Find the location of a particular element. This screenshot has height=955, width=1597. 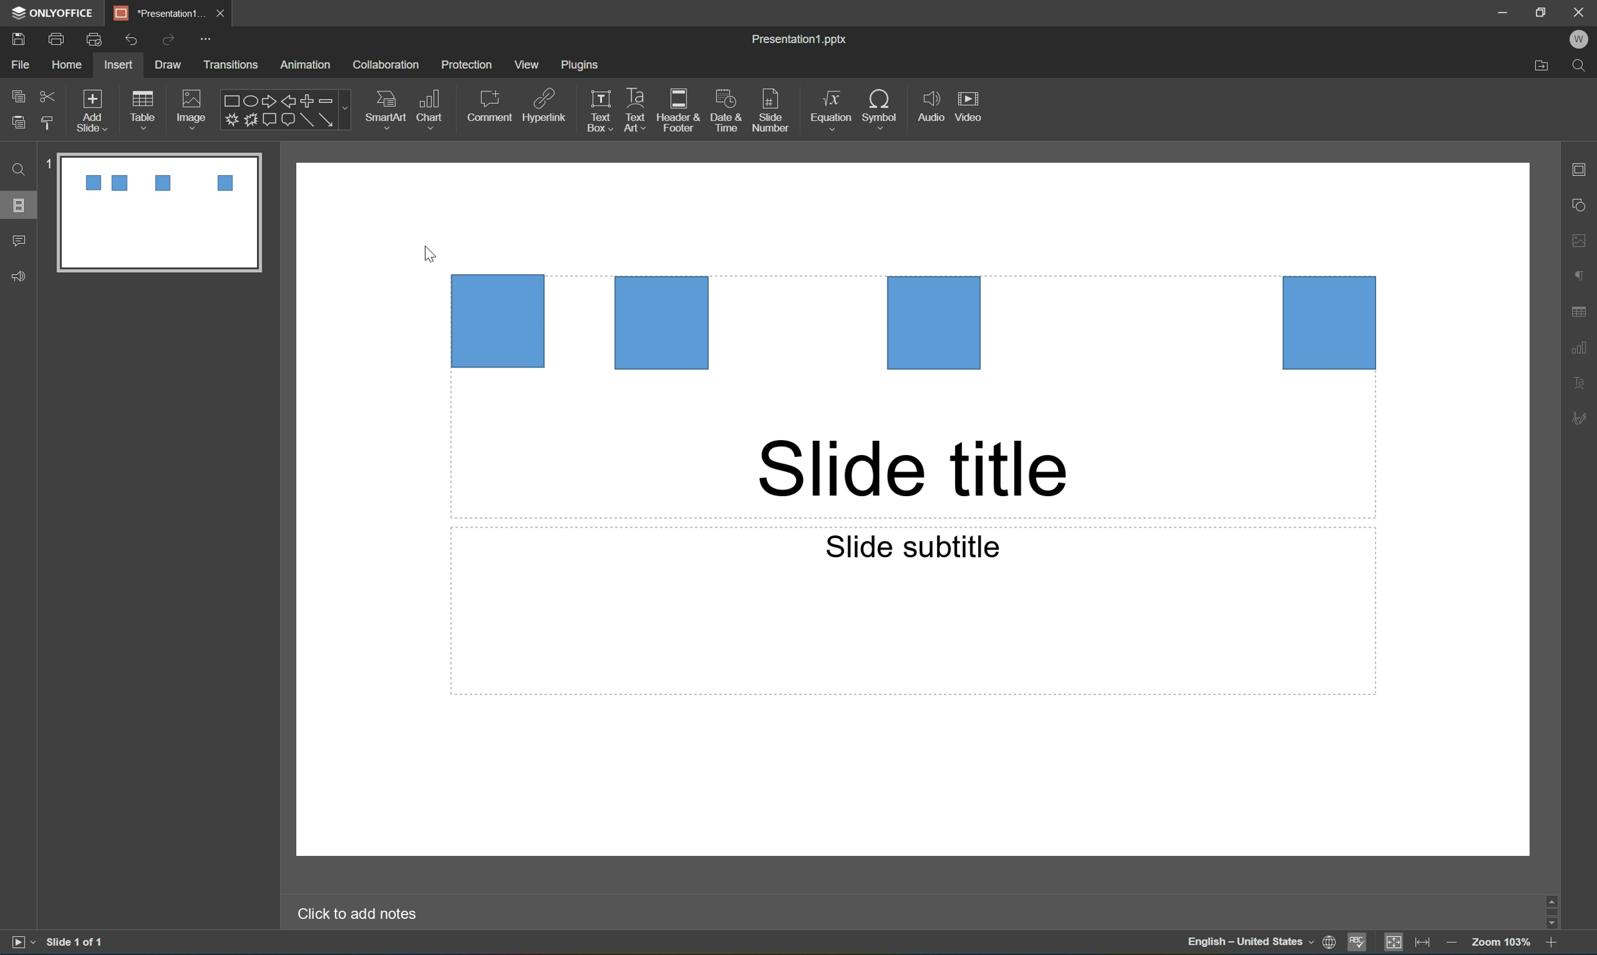

plugins is located at coordinates (582, 66).